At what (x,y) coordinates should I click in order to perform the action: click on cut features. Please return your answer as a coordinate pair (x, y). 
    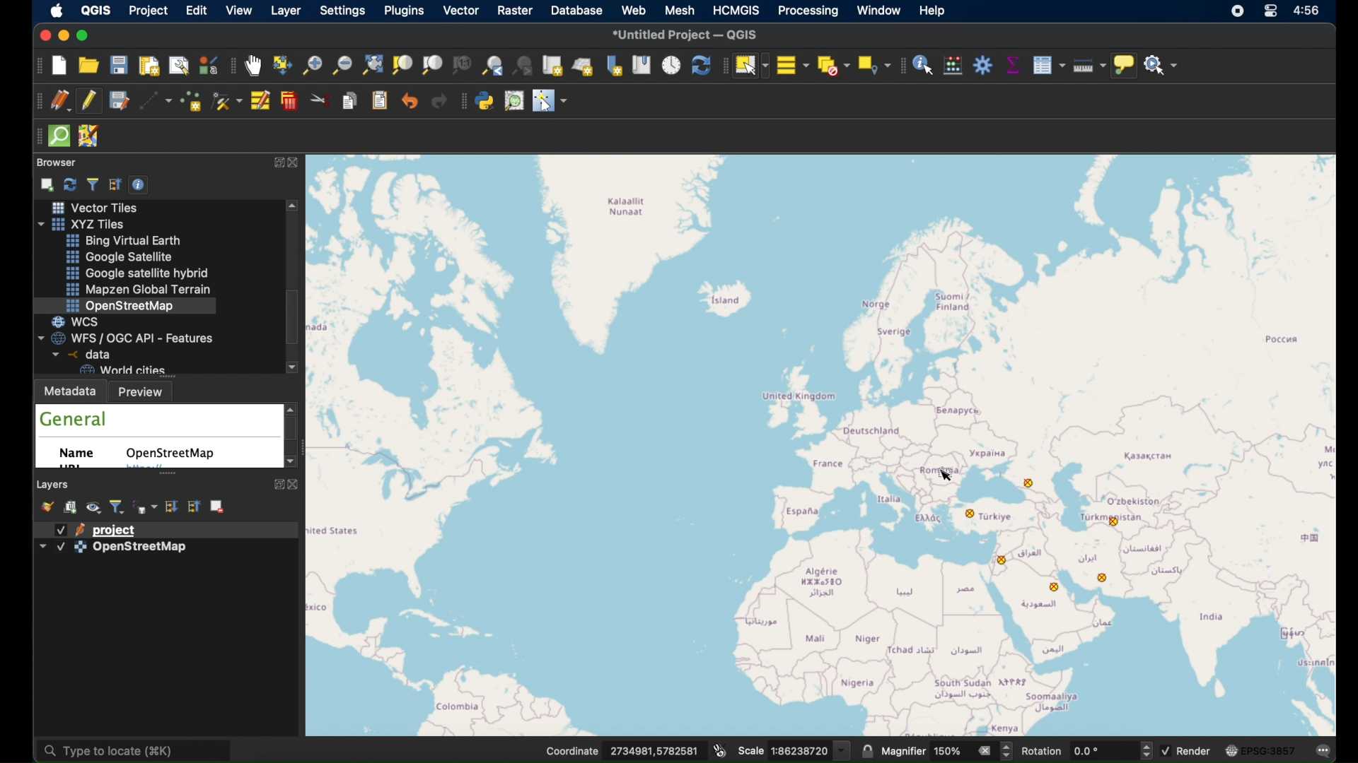
    Looking at the image, I should click on (321, 100).